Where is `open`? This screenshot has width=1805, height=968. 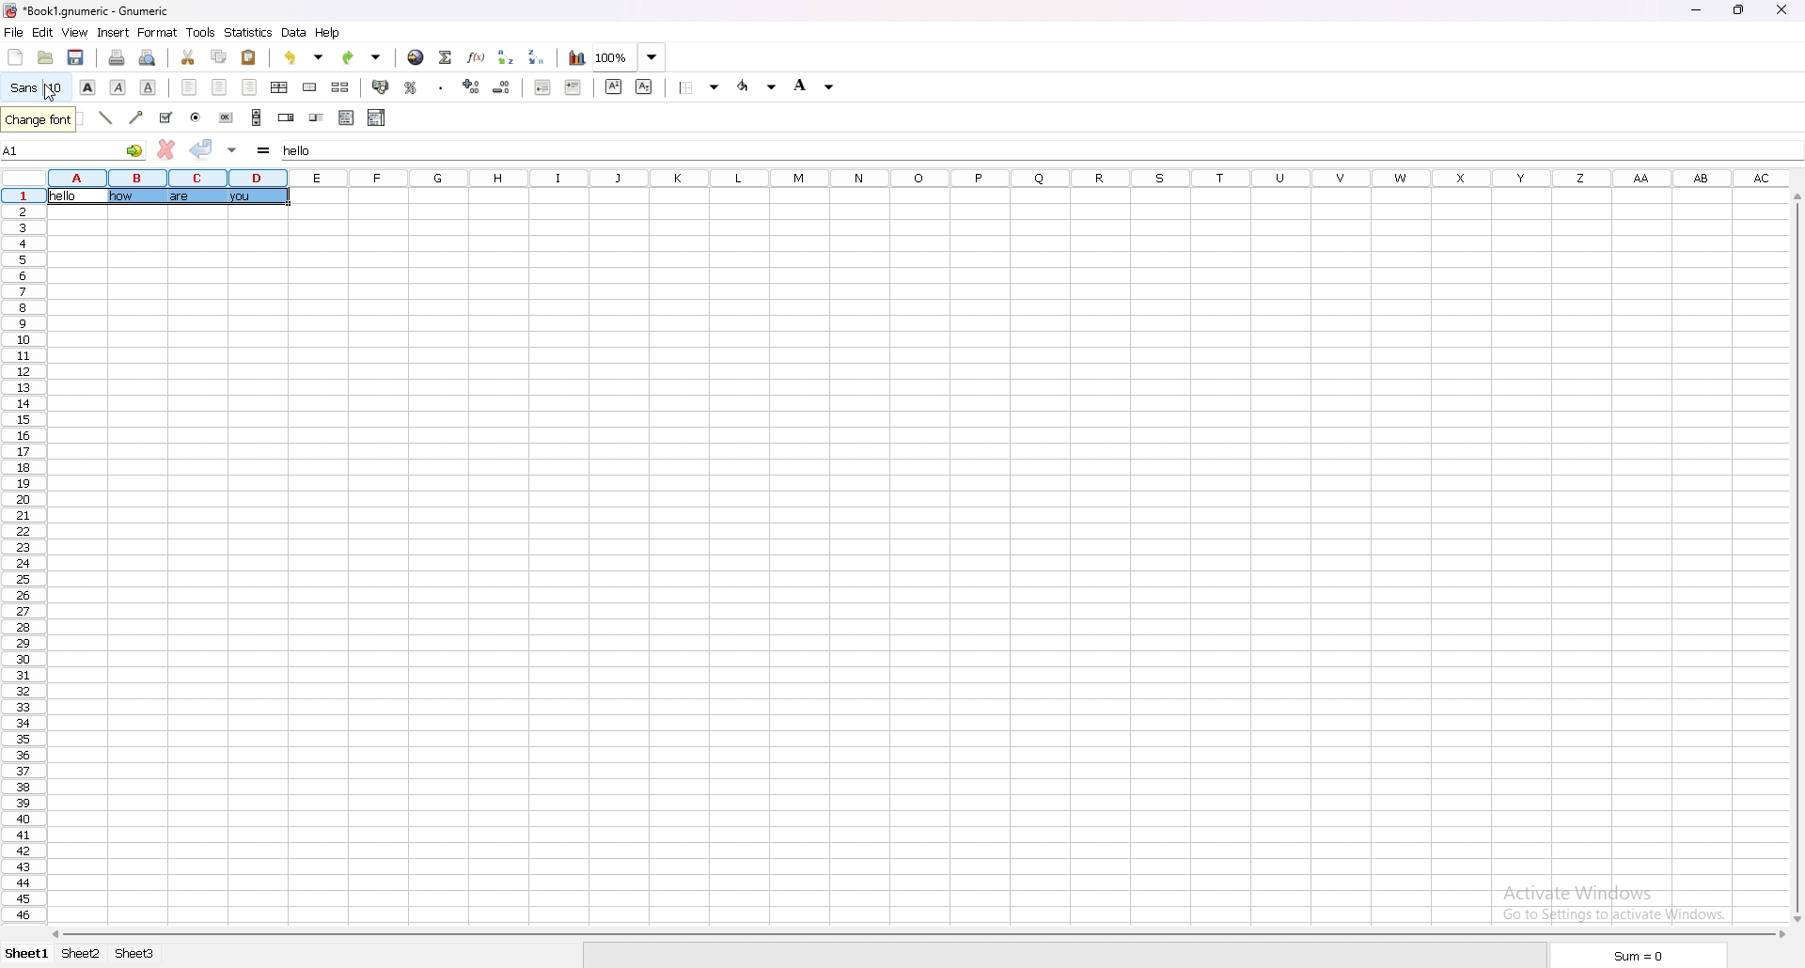
open is located at coordinates (45, 56).